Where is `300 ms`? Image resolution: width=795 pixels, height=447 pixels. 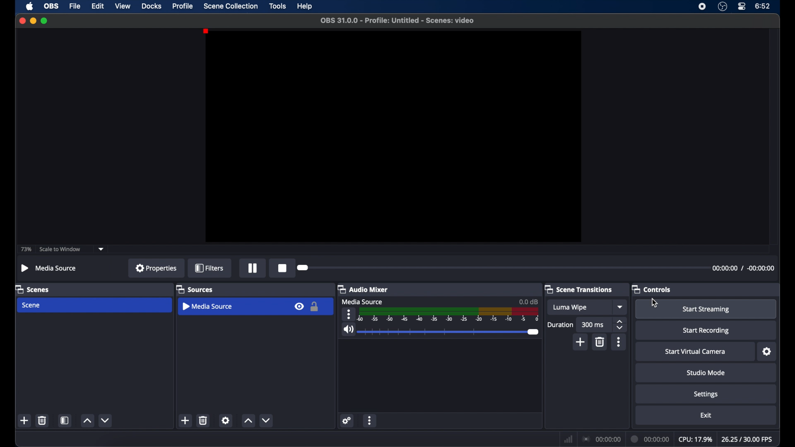
300 ms is located at coordinates (593, 324).